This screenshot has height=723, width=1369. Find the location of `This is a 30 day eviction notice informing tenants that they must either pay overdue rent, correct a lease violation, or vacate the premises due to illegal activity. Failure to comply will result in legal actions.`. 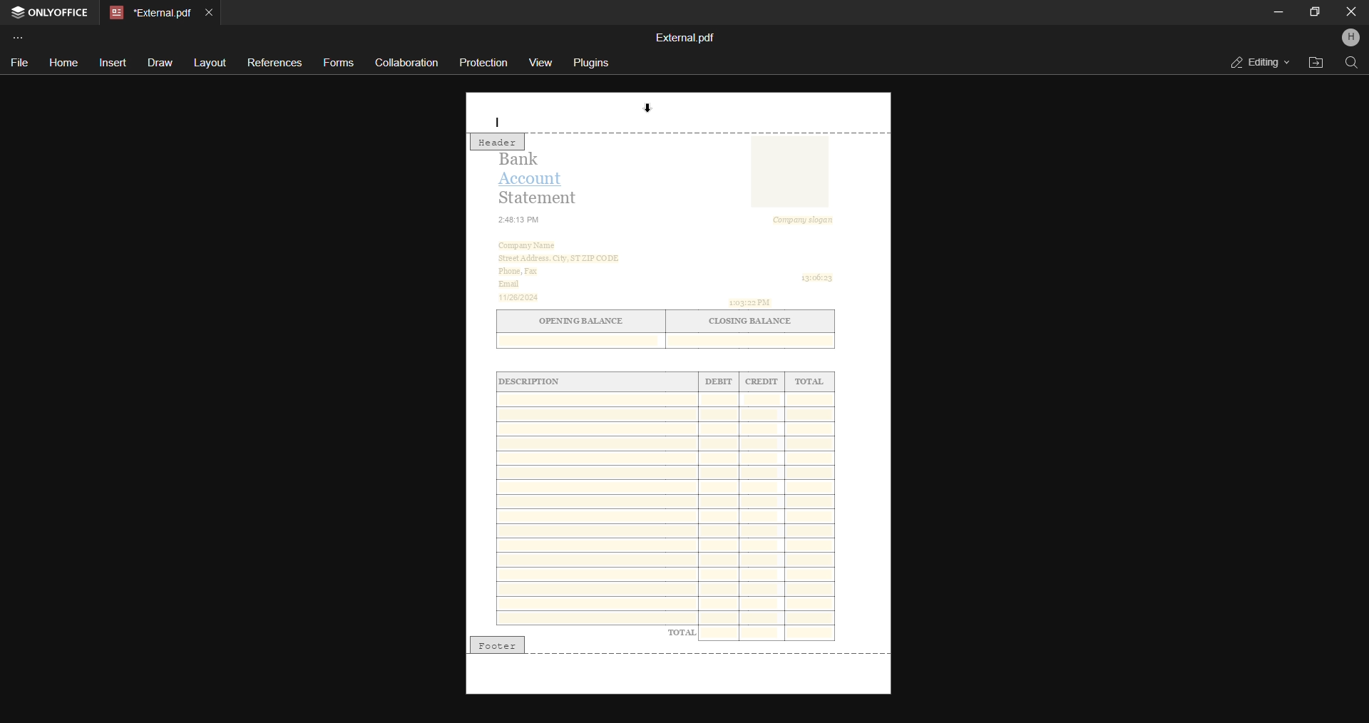

This is a 30 day eviction notice informing tenants that they must either pay overdue rent, correct a lease violation, or vacate the premises due to illegal activity. Failure to comply will result in legal actions. is located at coordinates (681, 386).